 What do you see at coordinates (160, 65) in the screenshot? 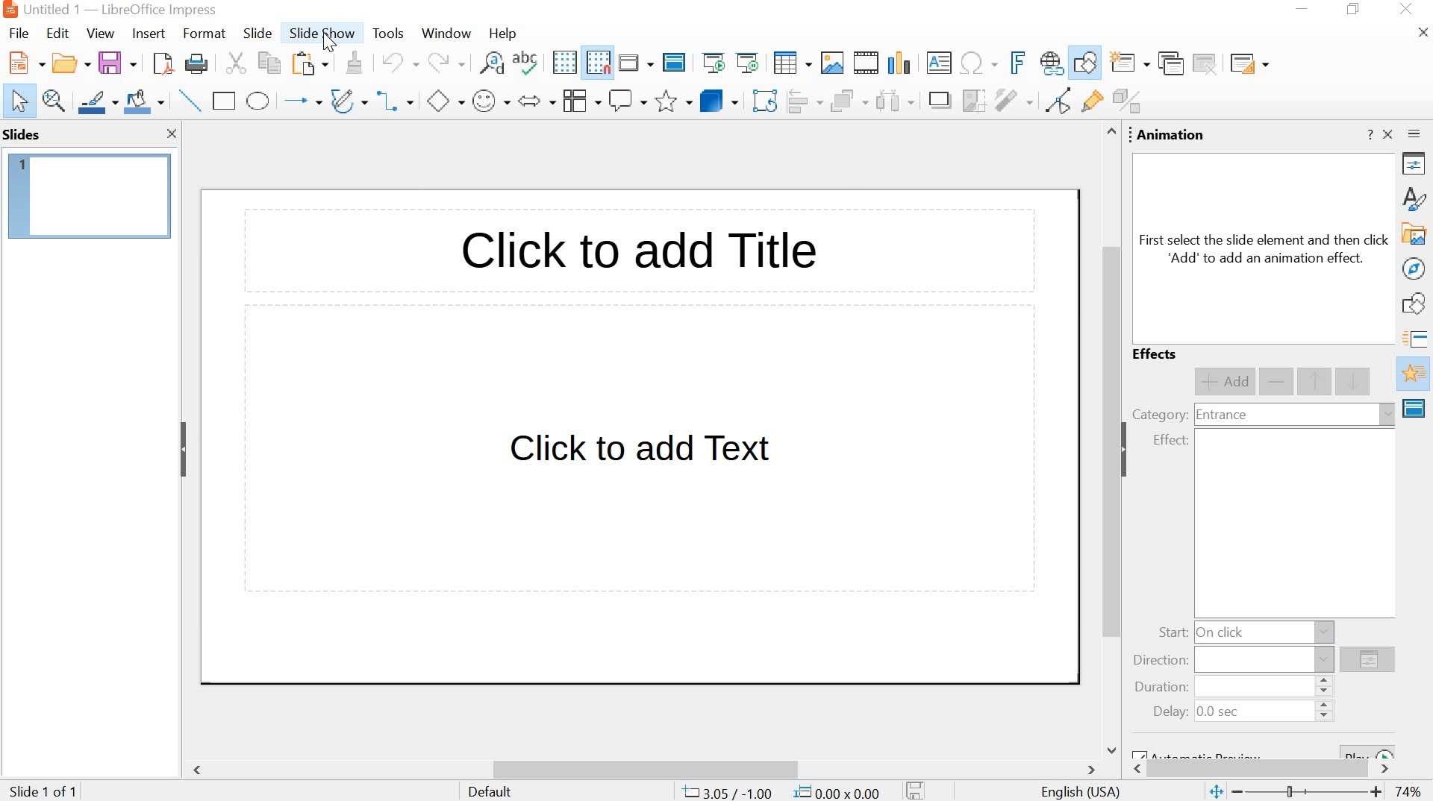
I see `export as pdf` at bounding box center [160, 65].